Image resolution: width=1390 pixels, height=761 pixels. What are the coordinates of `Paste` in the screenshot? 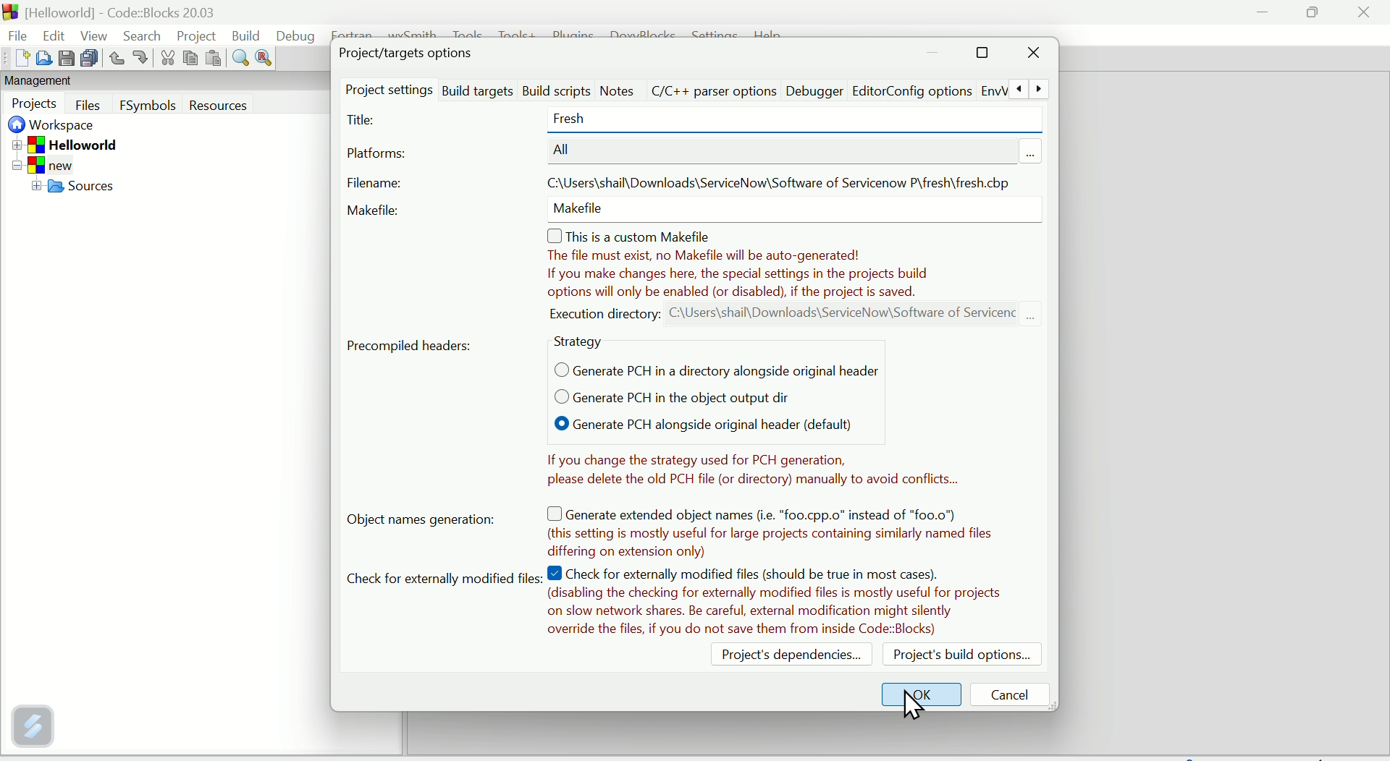 It's located at (212, 59).